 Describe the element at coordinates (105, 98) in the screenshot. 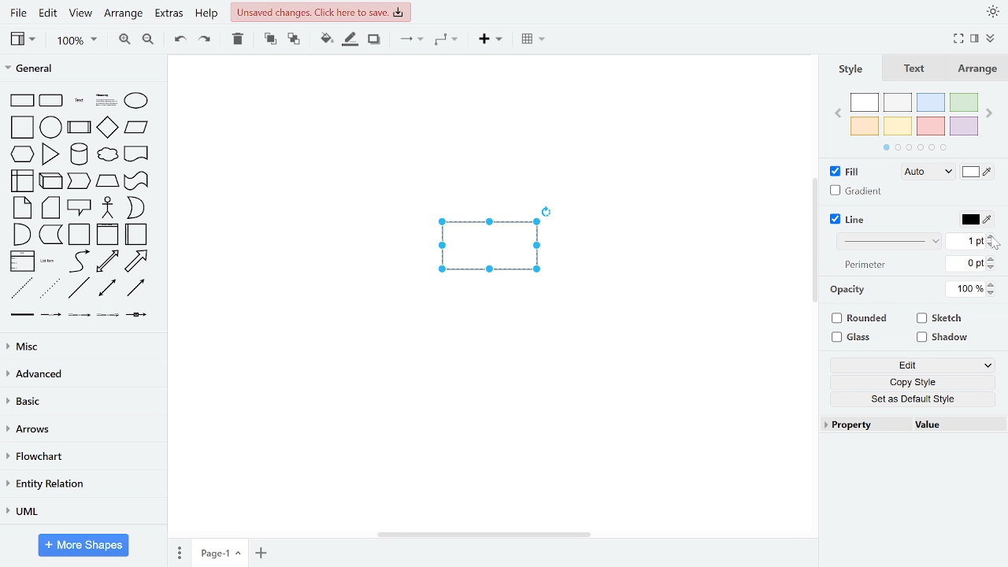

I see `general shapes` at that location.